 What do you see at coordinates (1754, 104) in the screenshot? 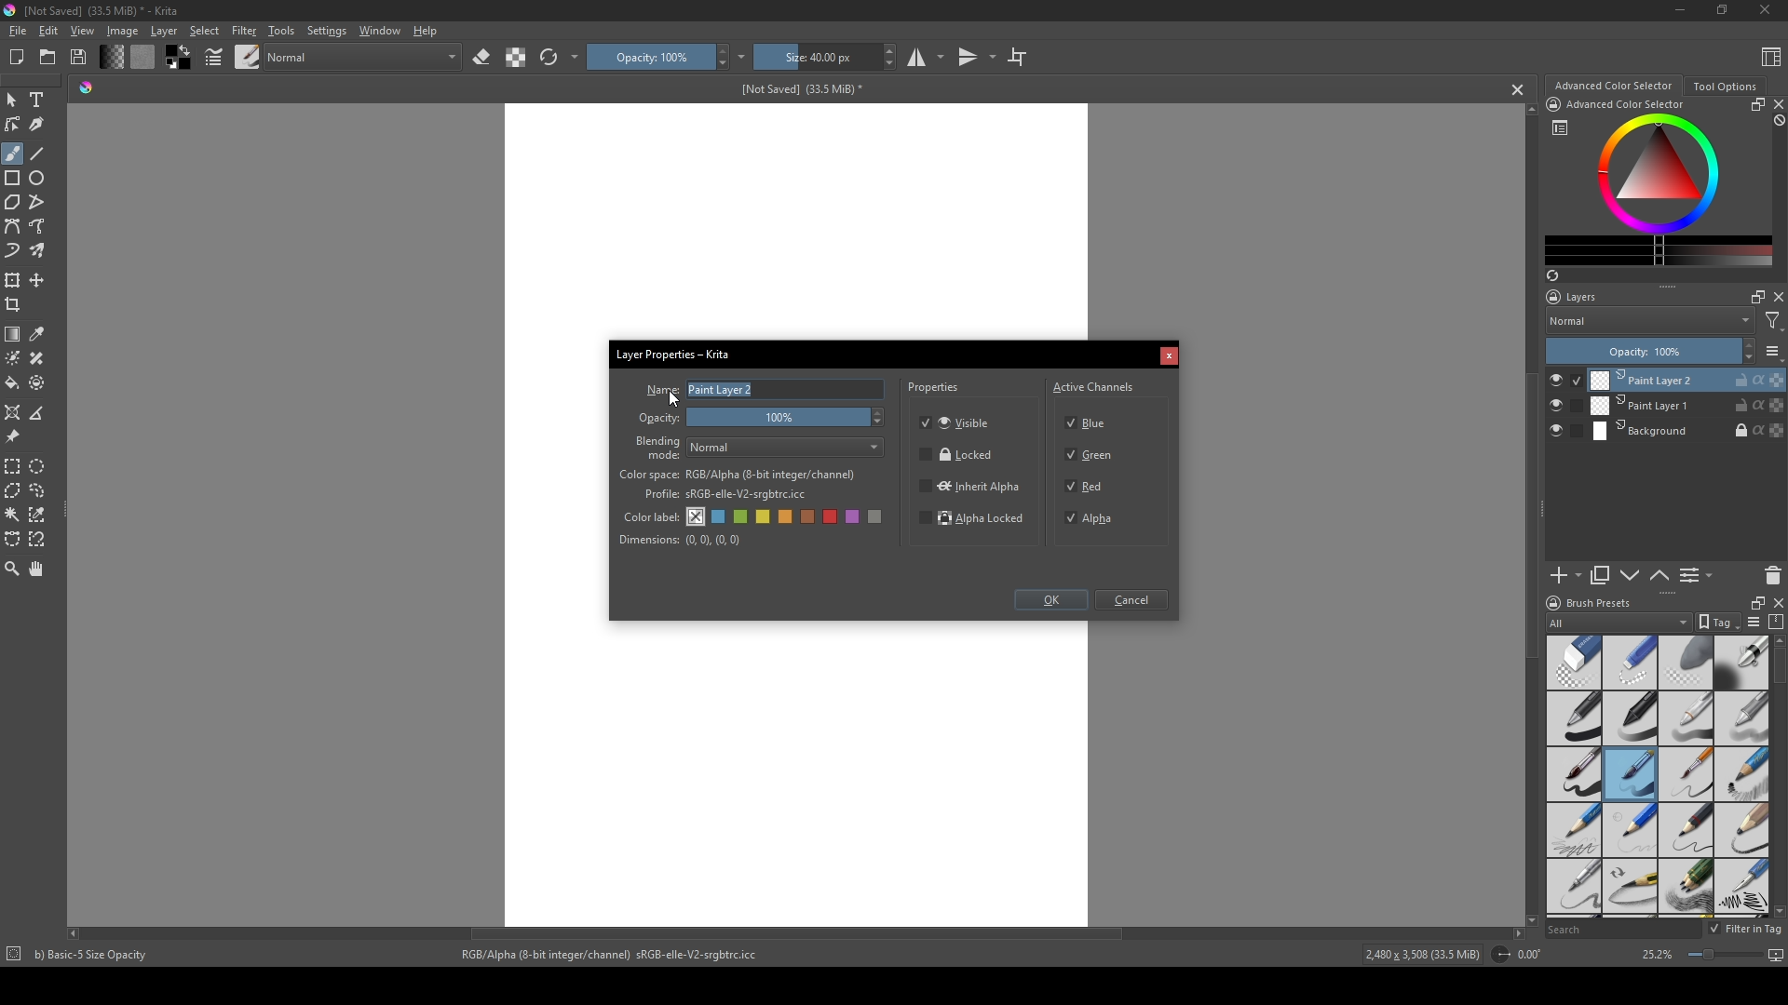
I see `resize` at bounding box center [1754, 104].